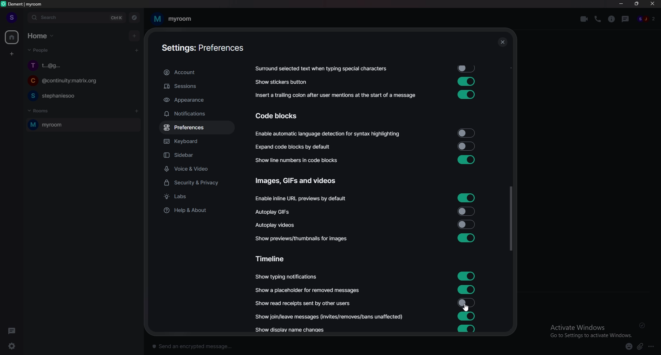 This screenshot has width=661, height=355. I want to click on show join/leave messages, so click(331, 316).